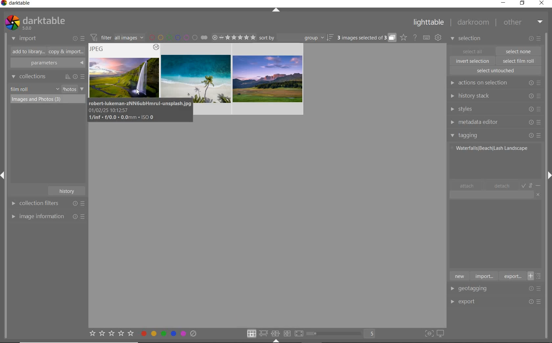 This screenshot has width=552, height=343. I want to click on Options, so click(537, 288).